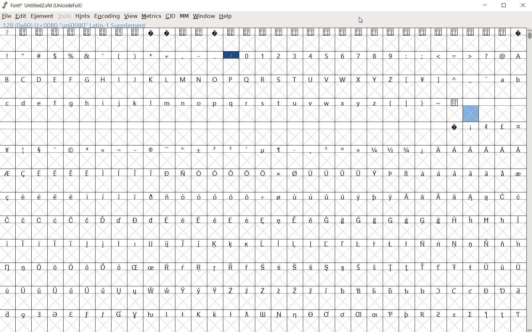 The height and width of the screenshot is (332, 532). I want to click on glyph, so click(23, 290).